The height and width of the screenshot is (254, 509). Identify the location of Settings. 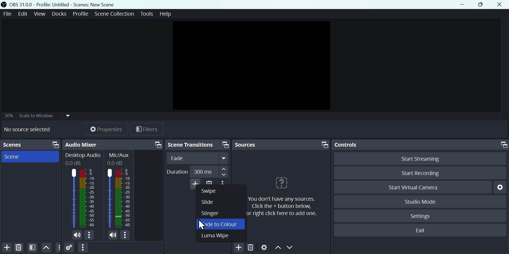
(499, 187).